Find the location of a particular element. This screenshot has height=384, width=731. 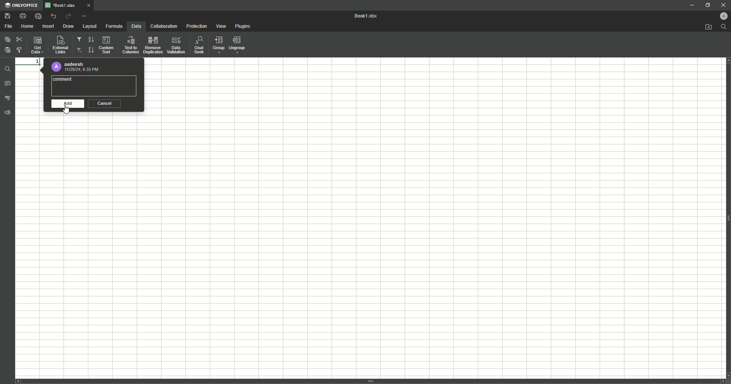

Cancel is located at coordinates (105, 104).